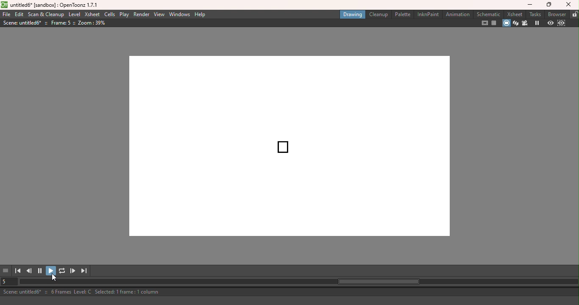  Describe the element at coordinates (93, 15) in the screenshot. I see `Xsheet` at that location.